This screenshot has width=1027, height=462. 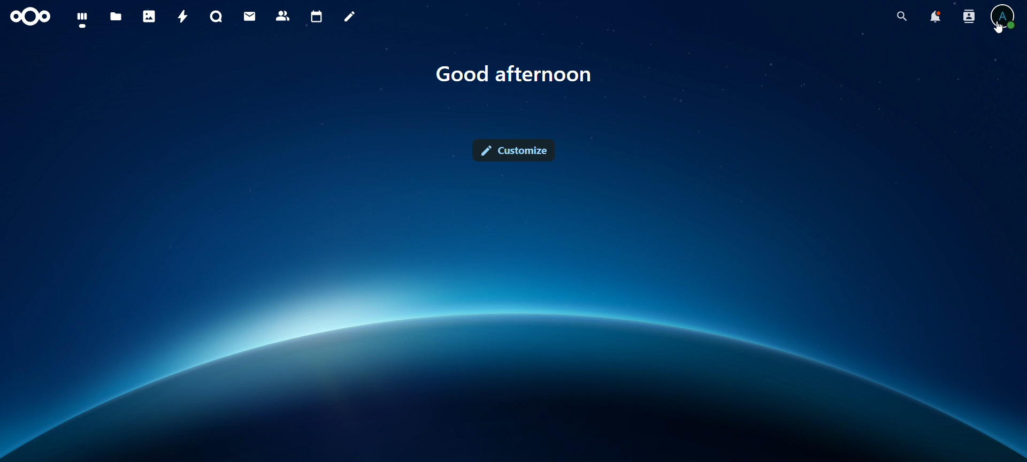 I want to click on text, so click(x=516, y=74).